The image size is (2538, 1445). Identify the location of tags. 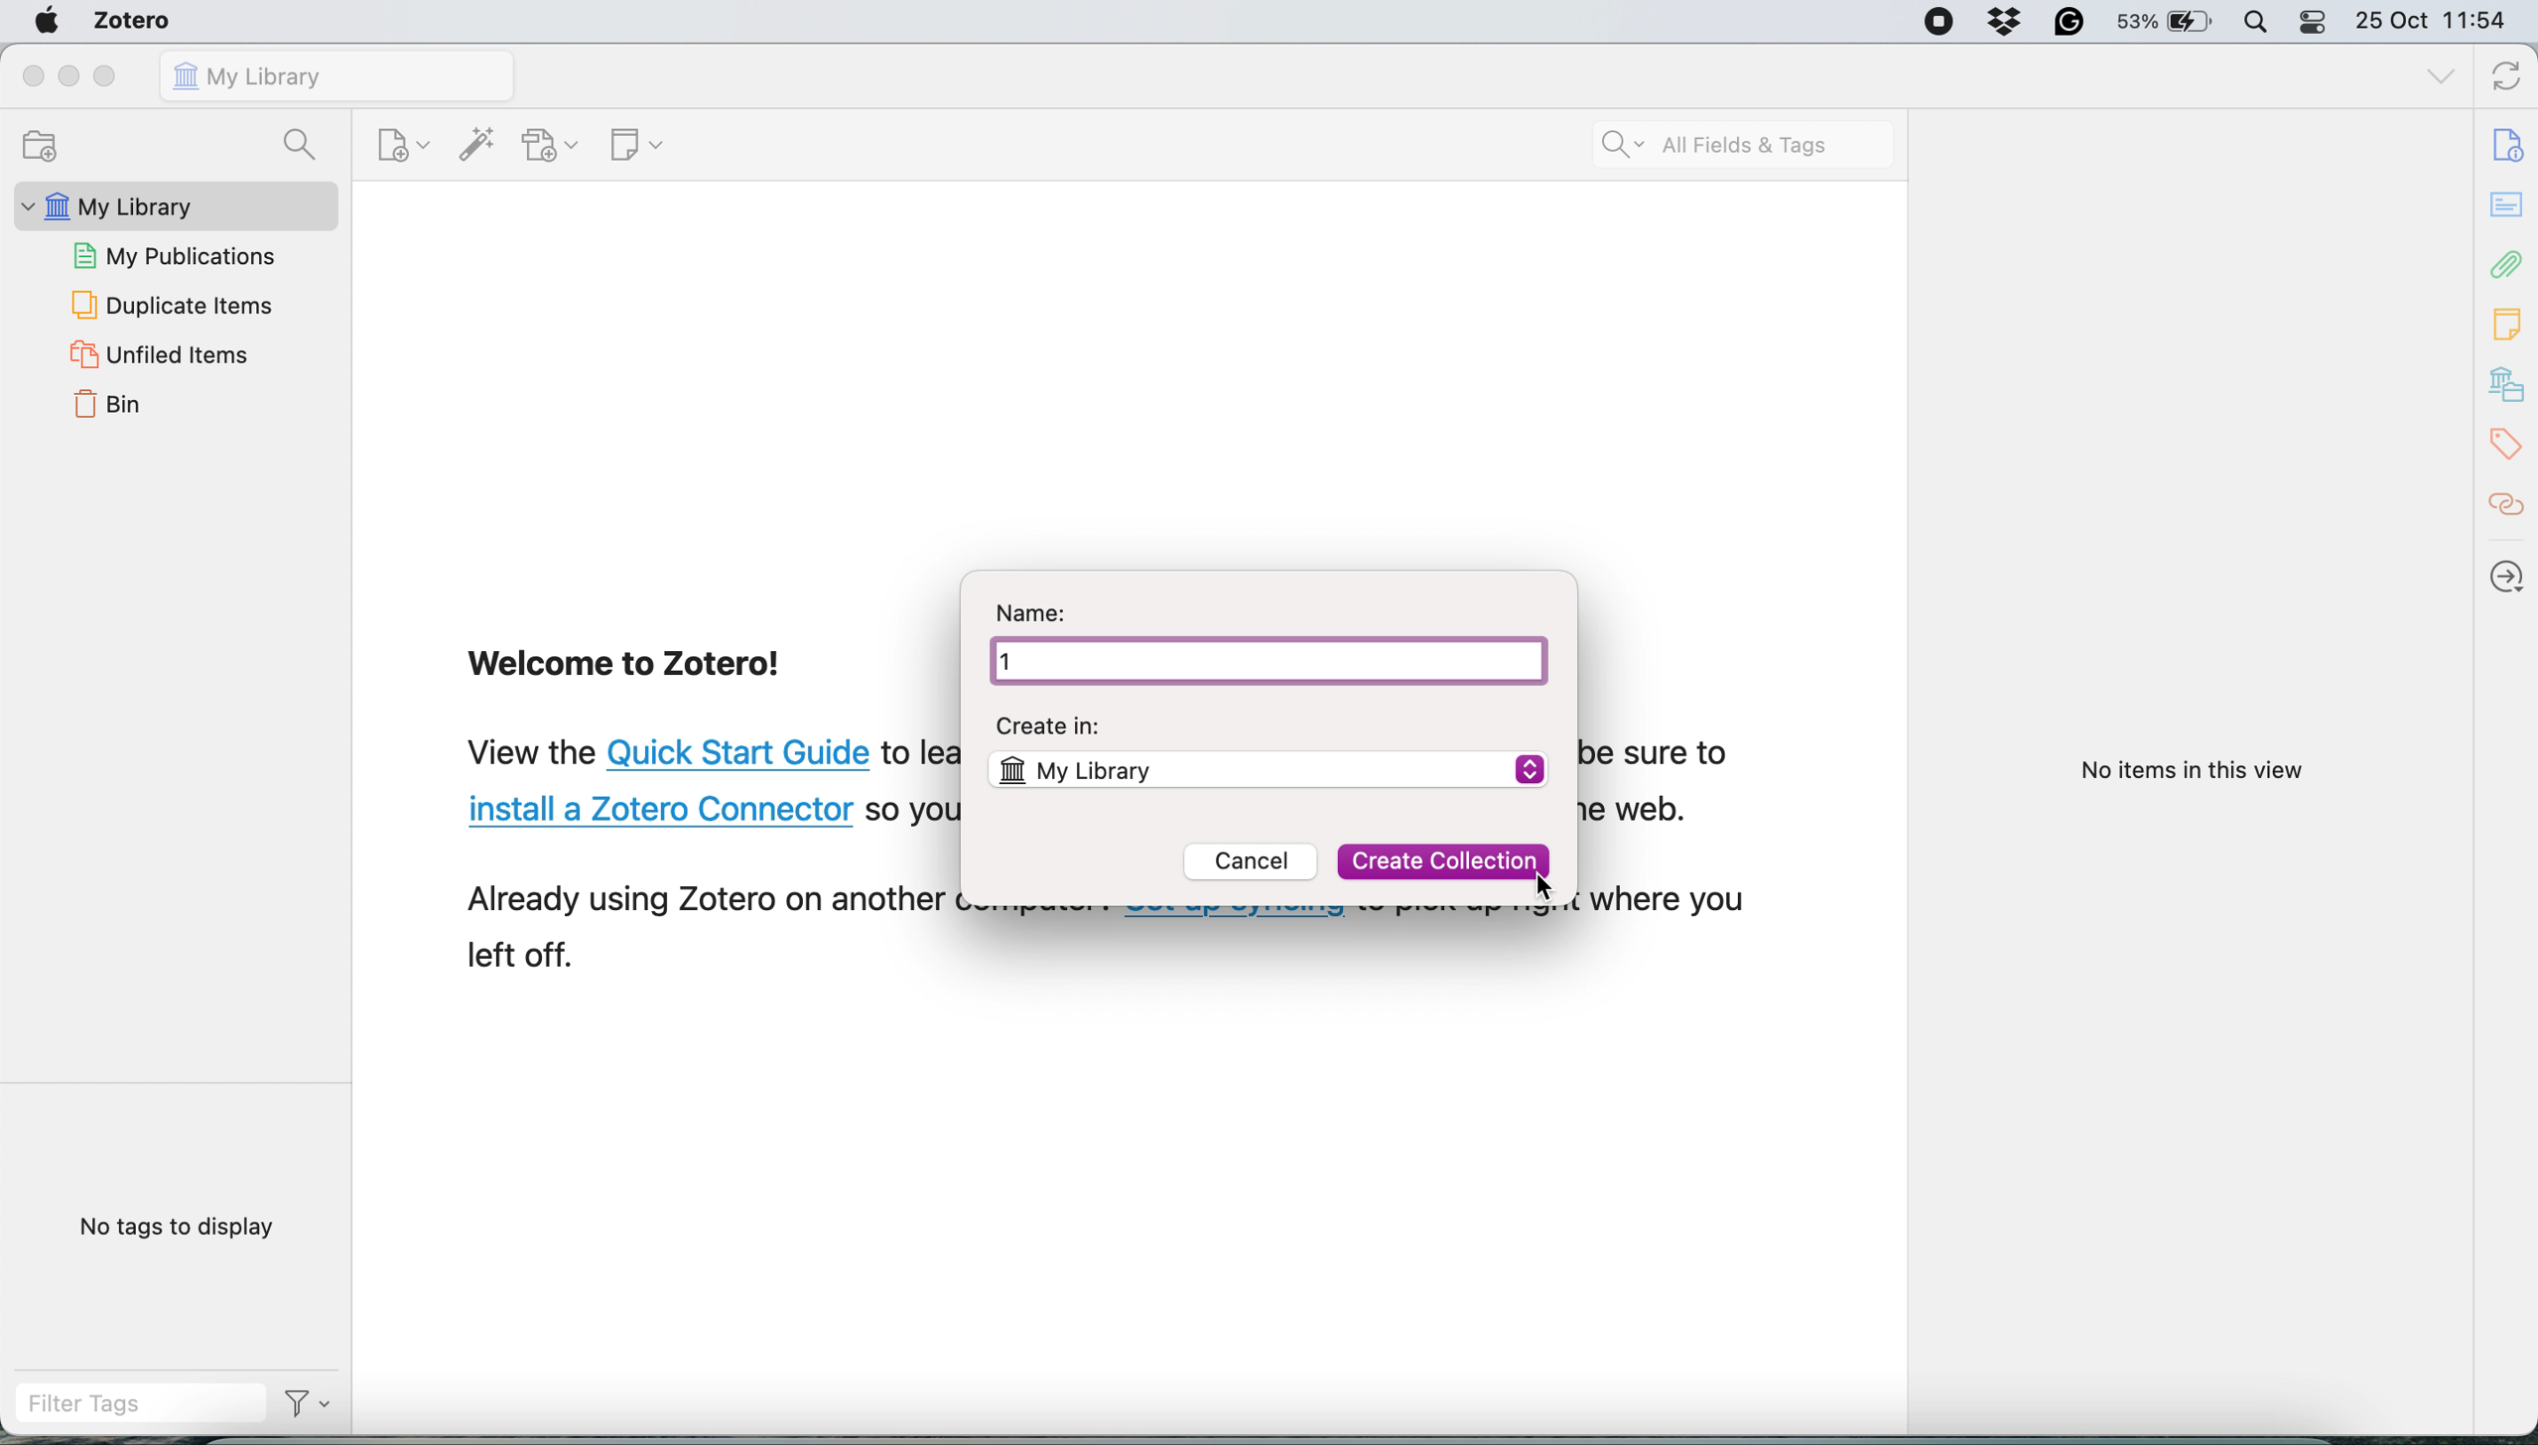
(2508, 447).